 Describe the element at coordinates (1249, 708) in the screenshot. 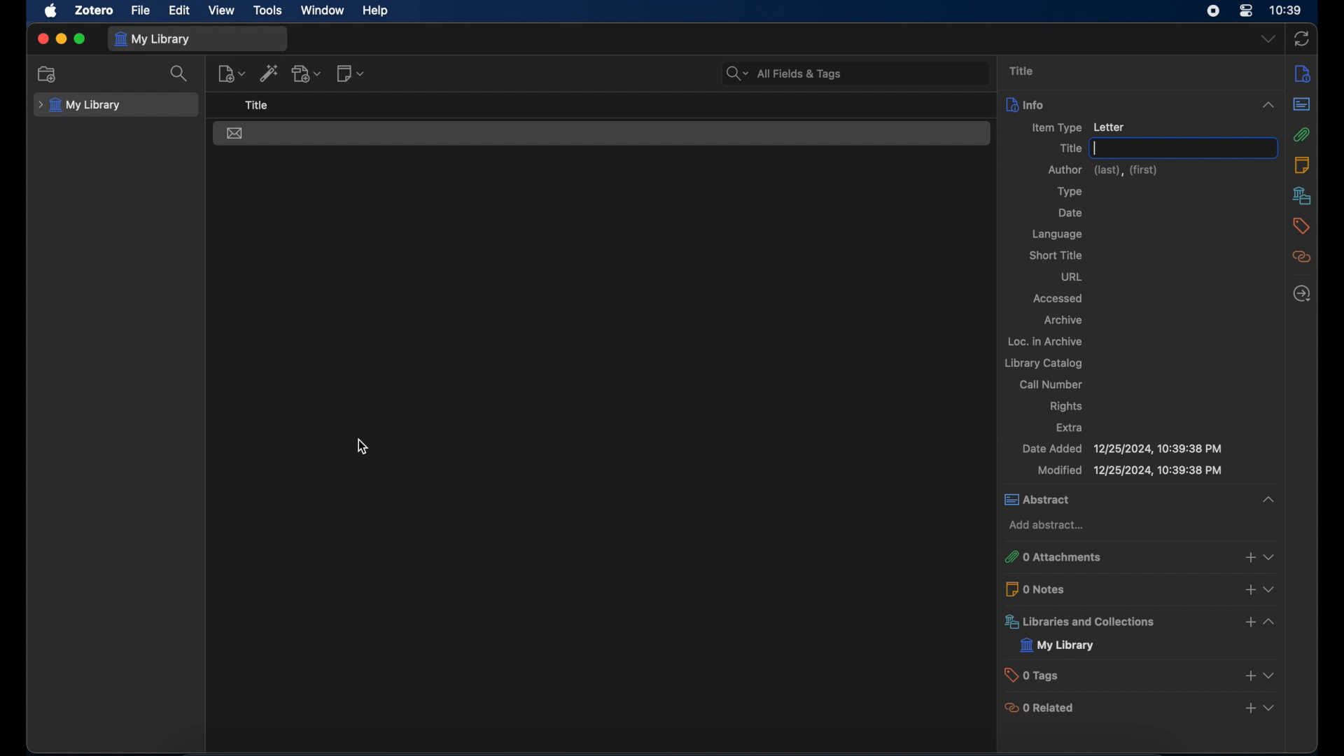

I see `add` at that location.